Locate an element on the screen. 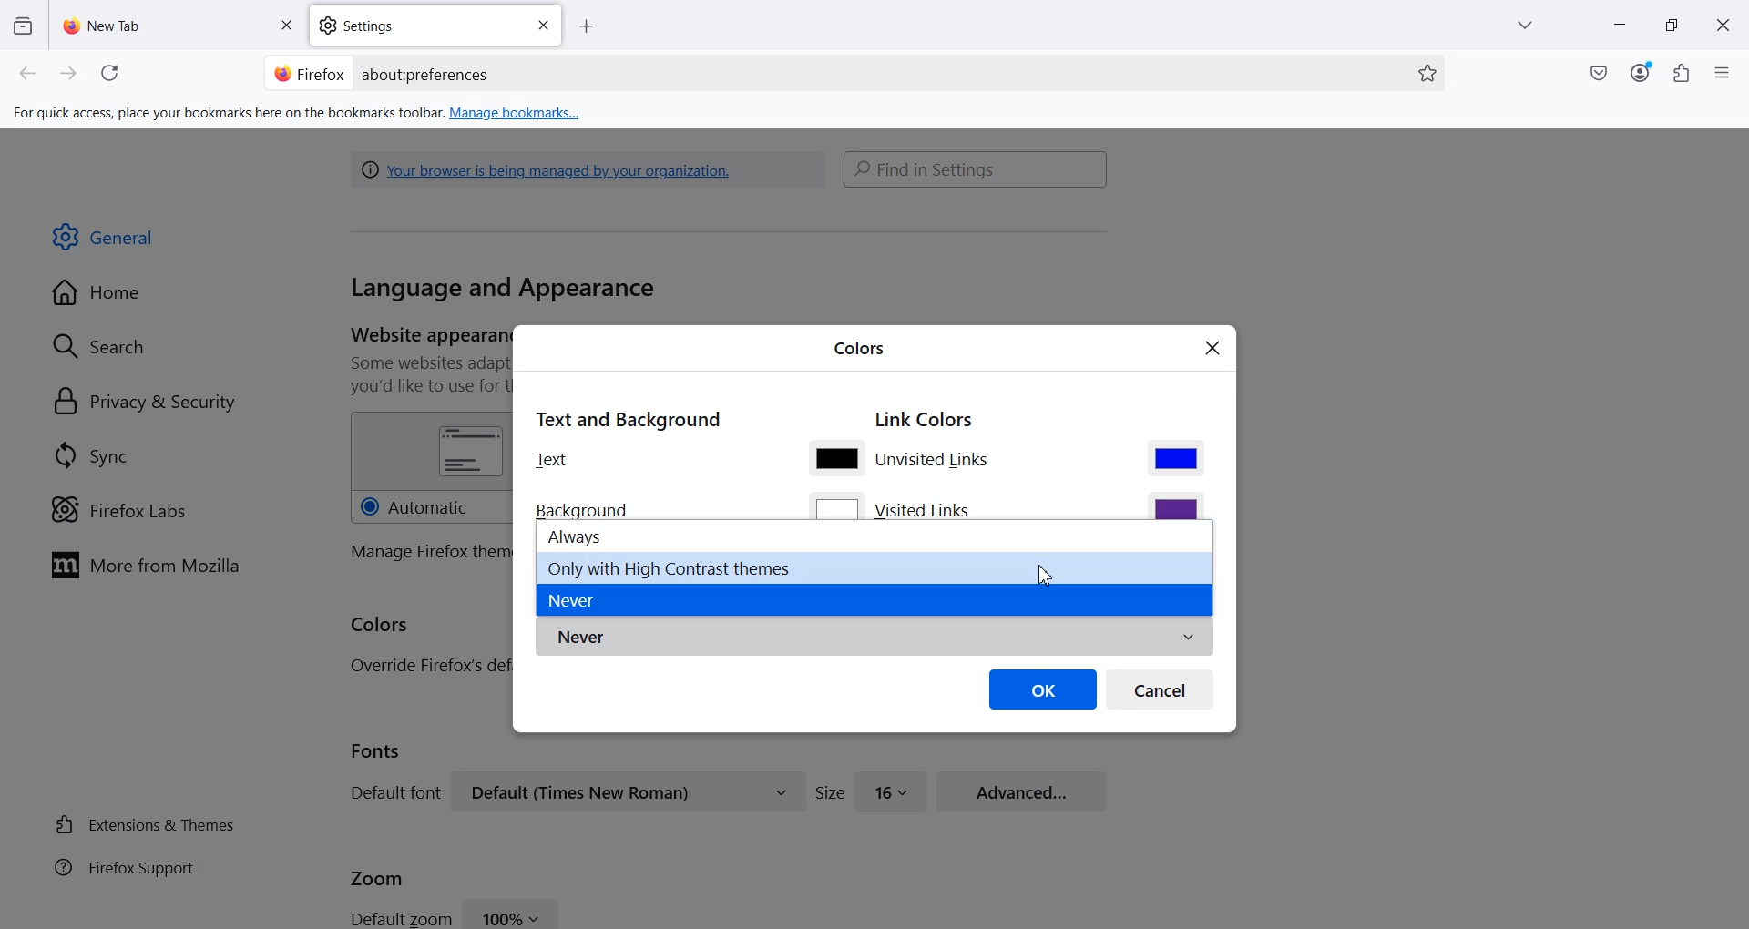 The image size is (1749, 929). Colors is located at coordinates (381, 626).